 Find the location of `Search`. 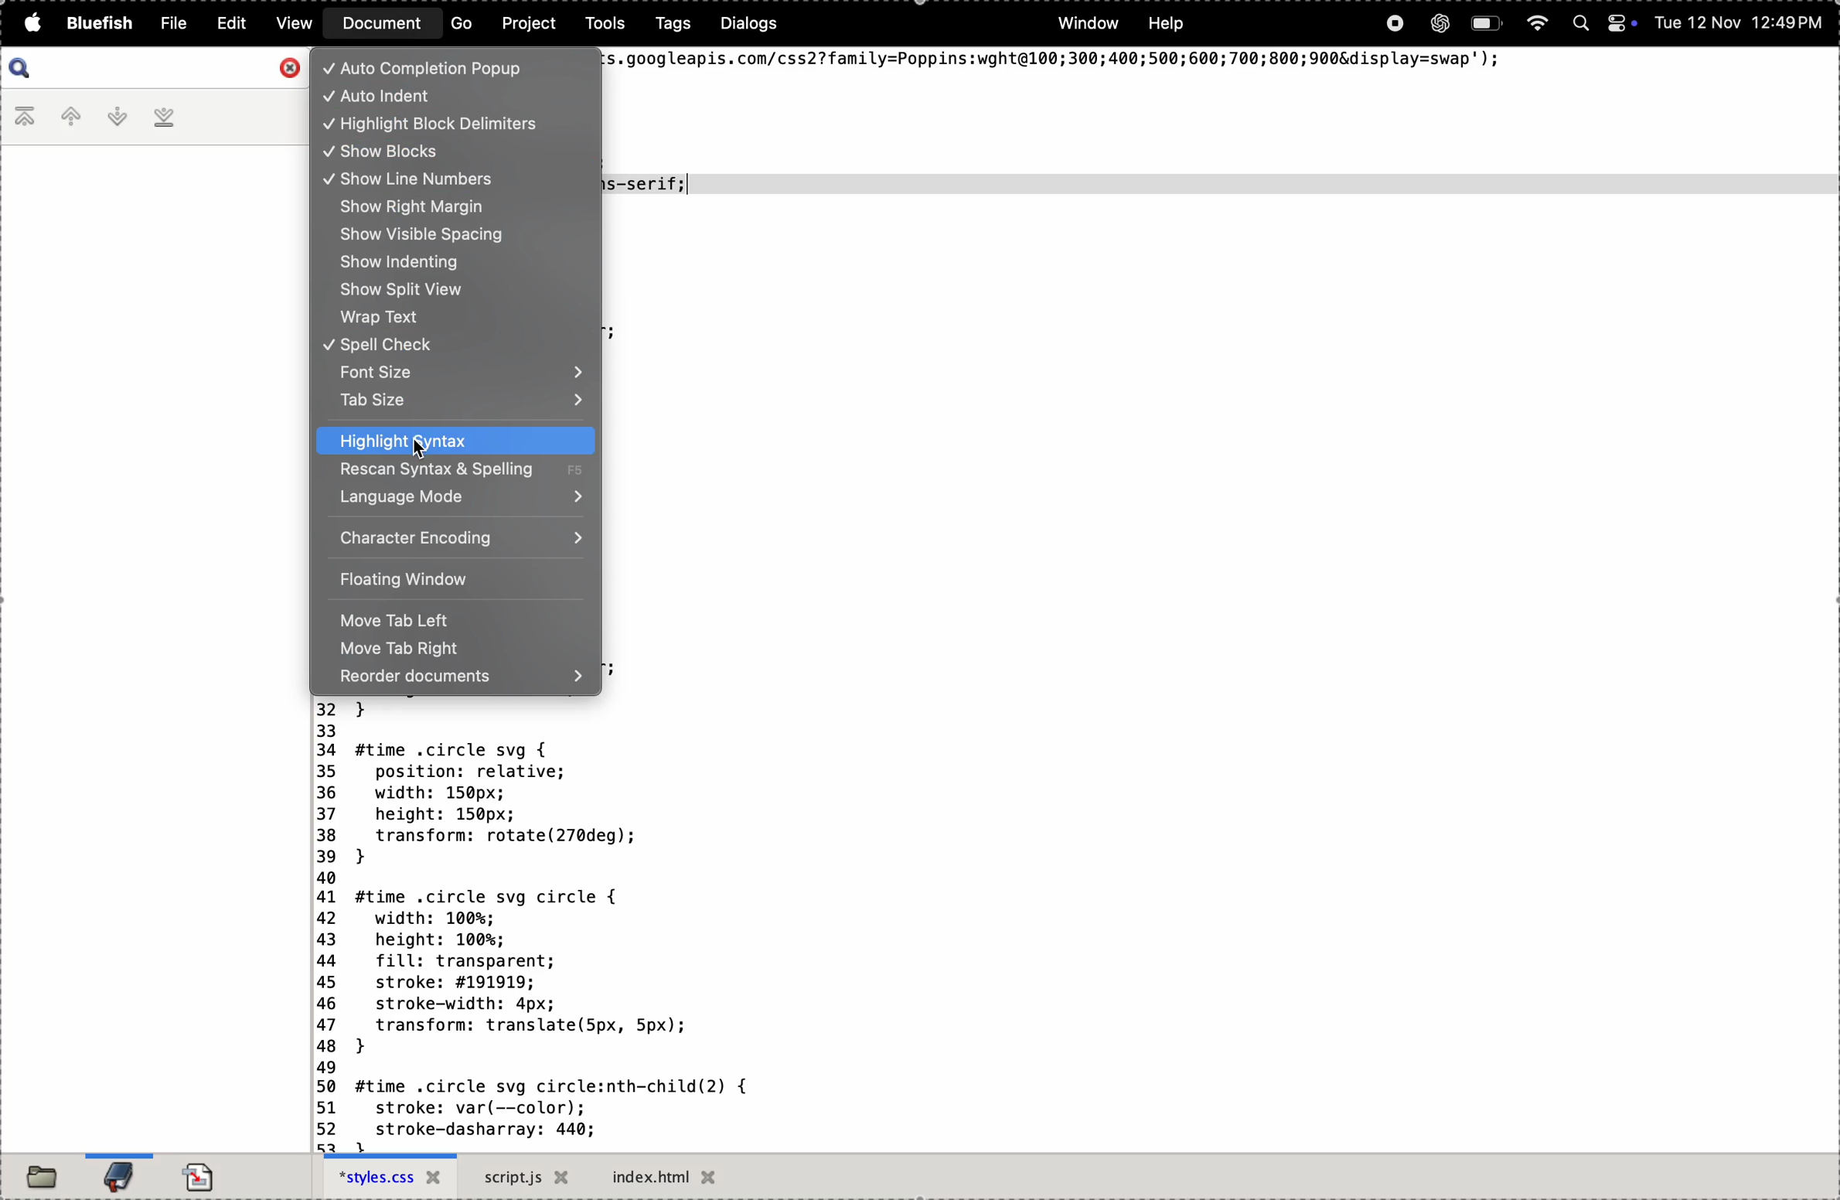

Search is located at coordinates (21, 68).